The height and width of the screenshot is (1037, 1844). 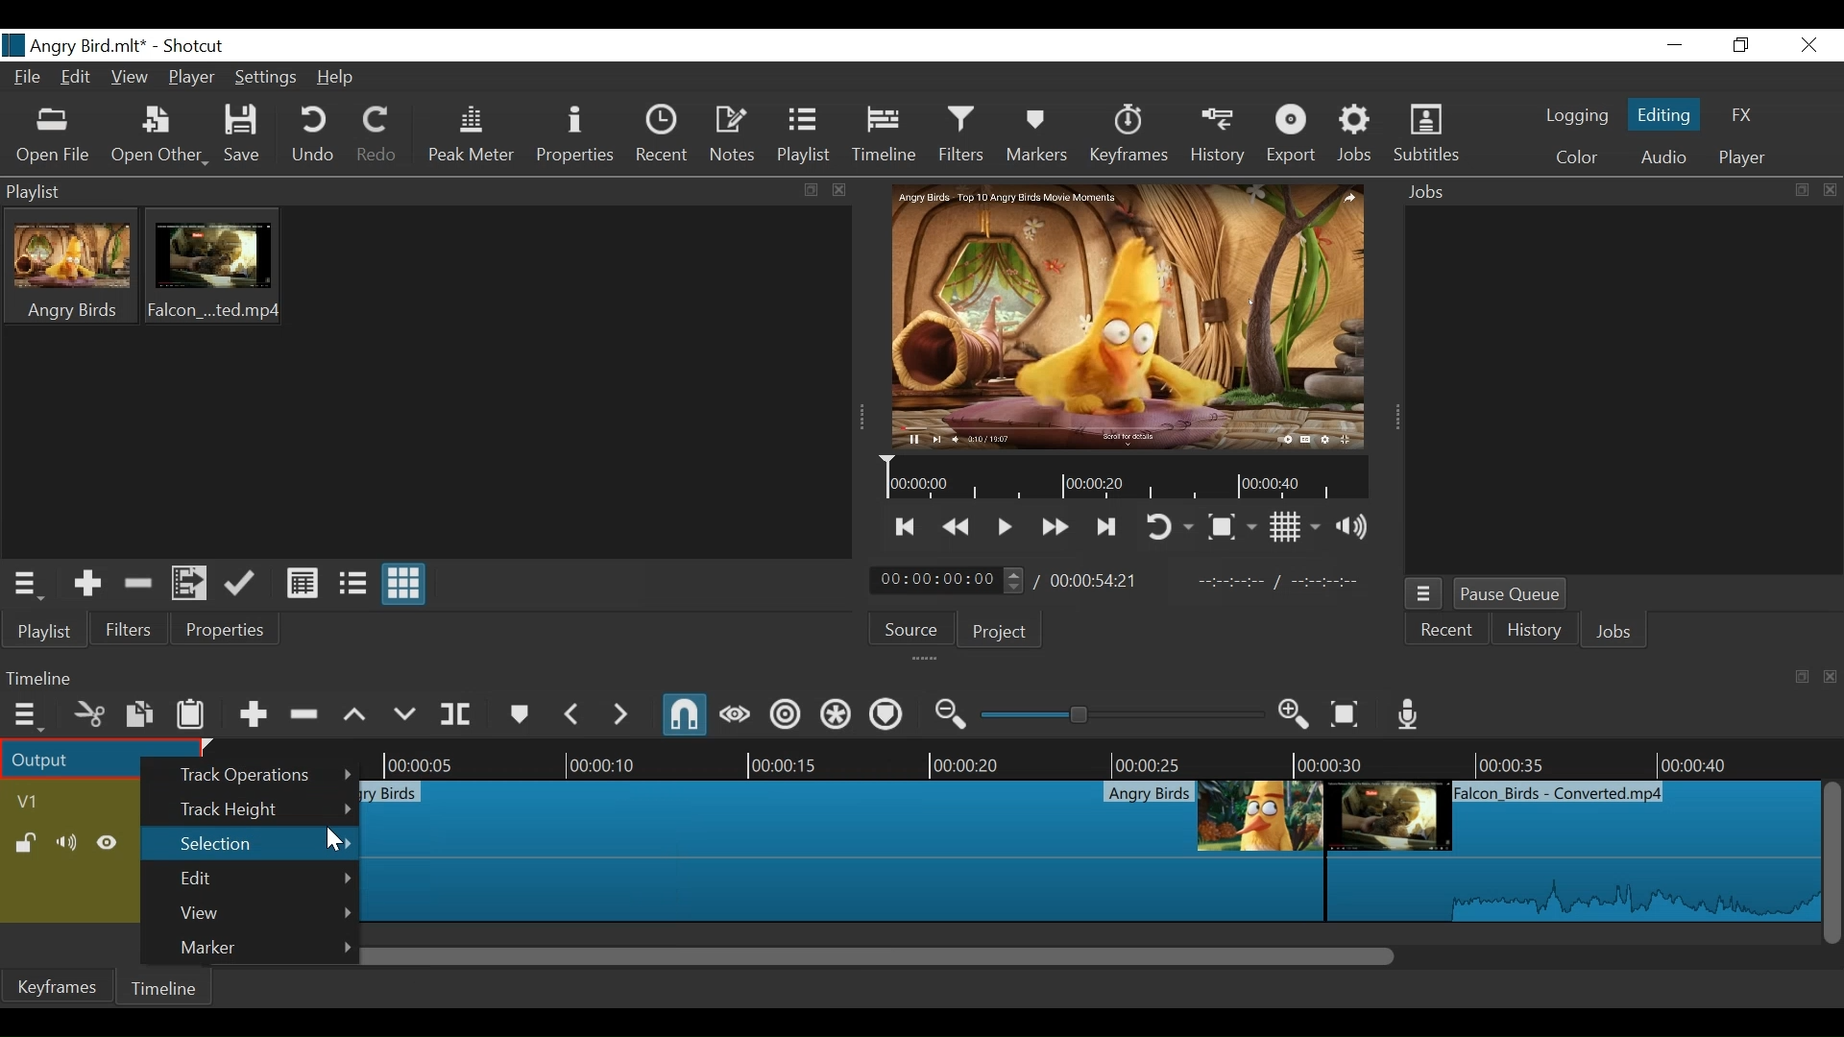 I want to click on Audio, so click(x=1662, y=157).